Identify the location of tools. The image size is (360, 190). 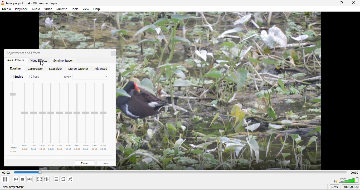
(75, 9).